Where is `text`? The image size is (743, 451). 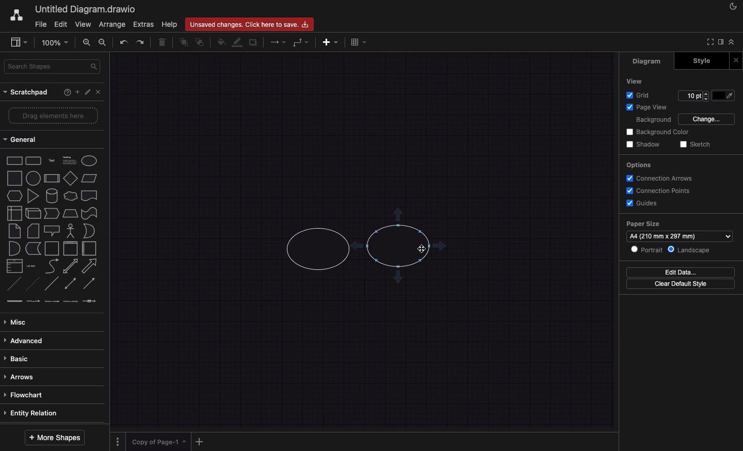 text is located at coordinates (53, 160).